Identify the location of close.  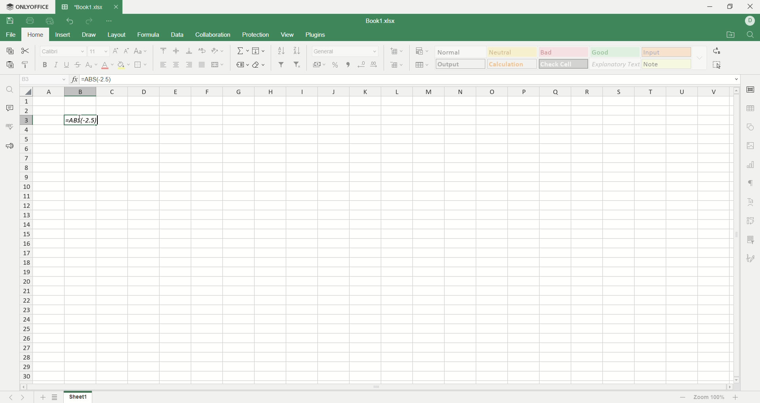
(750, 8).